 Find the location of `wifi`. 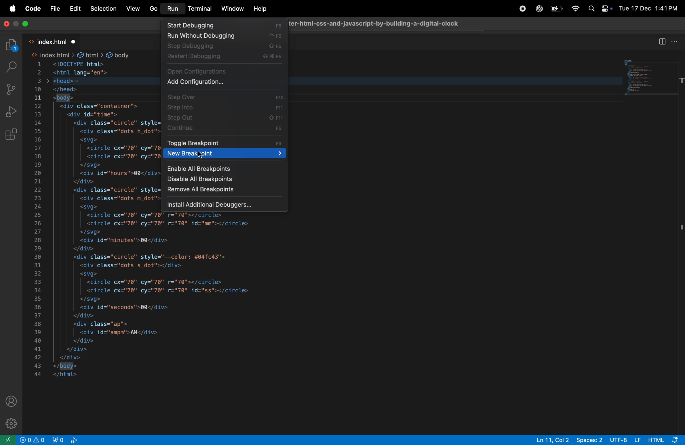

wifi is located at coordinates (575, 8).